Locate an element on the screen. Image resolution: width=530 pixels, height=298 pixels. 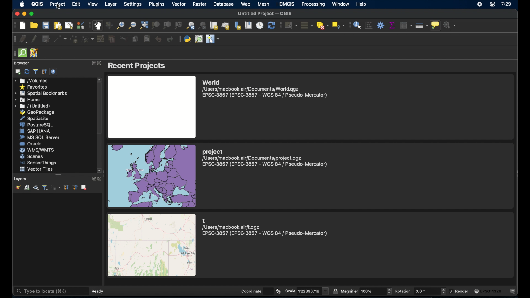
expand is located at coordinates (93, 63).